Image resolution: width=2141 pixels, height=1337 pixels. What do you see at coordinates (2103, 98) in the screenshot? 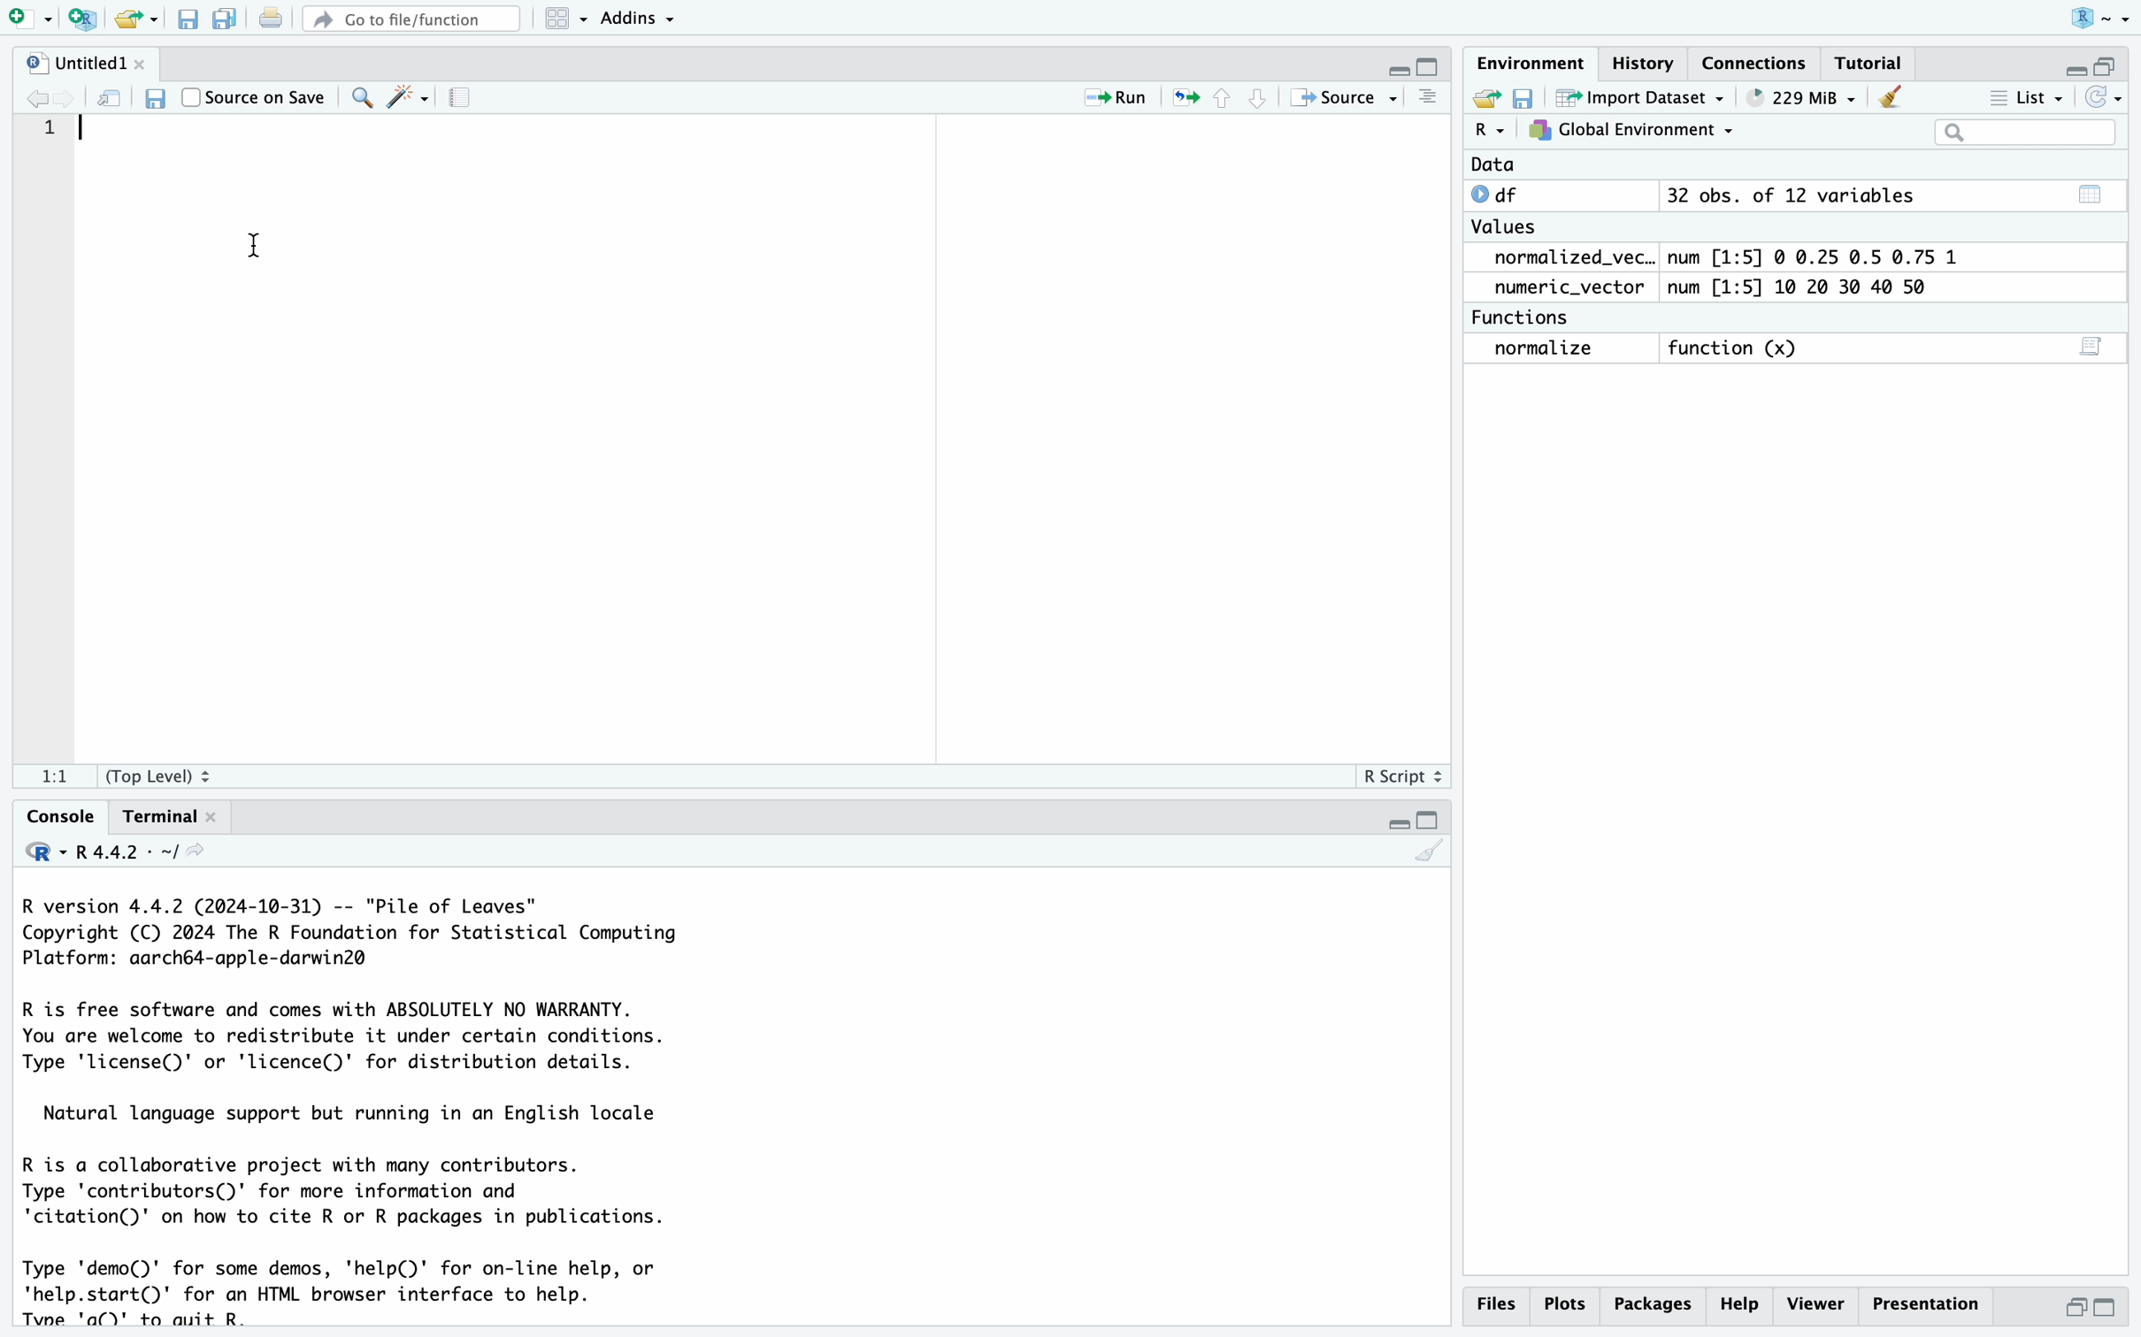
I see `refresh` at bounding box center [2103, 98].